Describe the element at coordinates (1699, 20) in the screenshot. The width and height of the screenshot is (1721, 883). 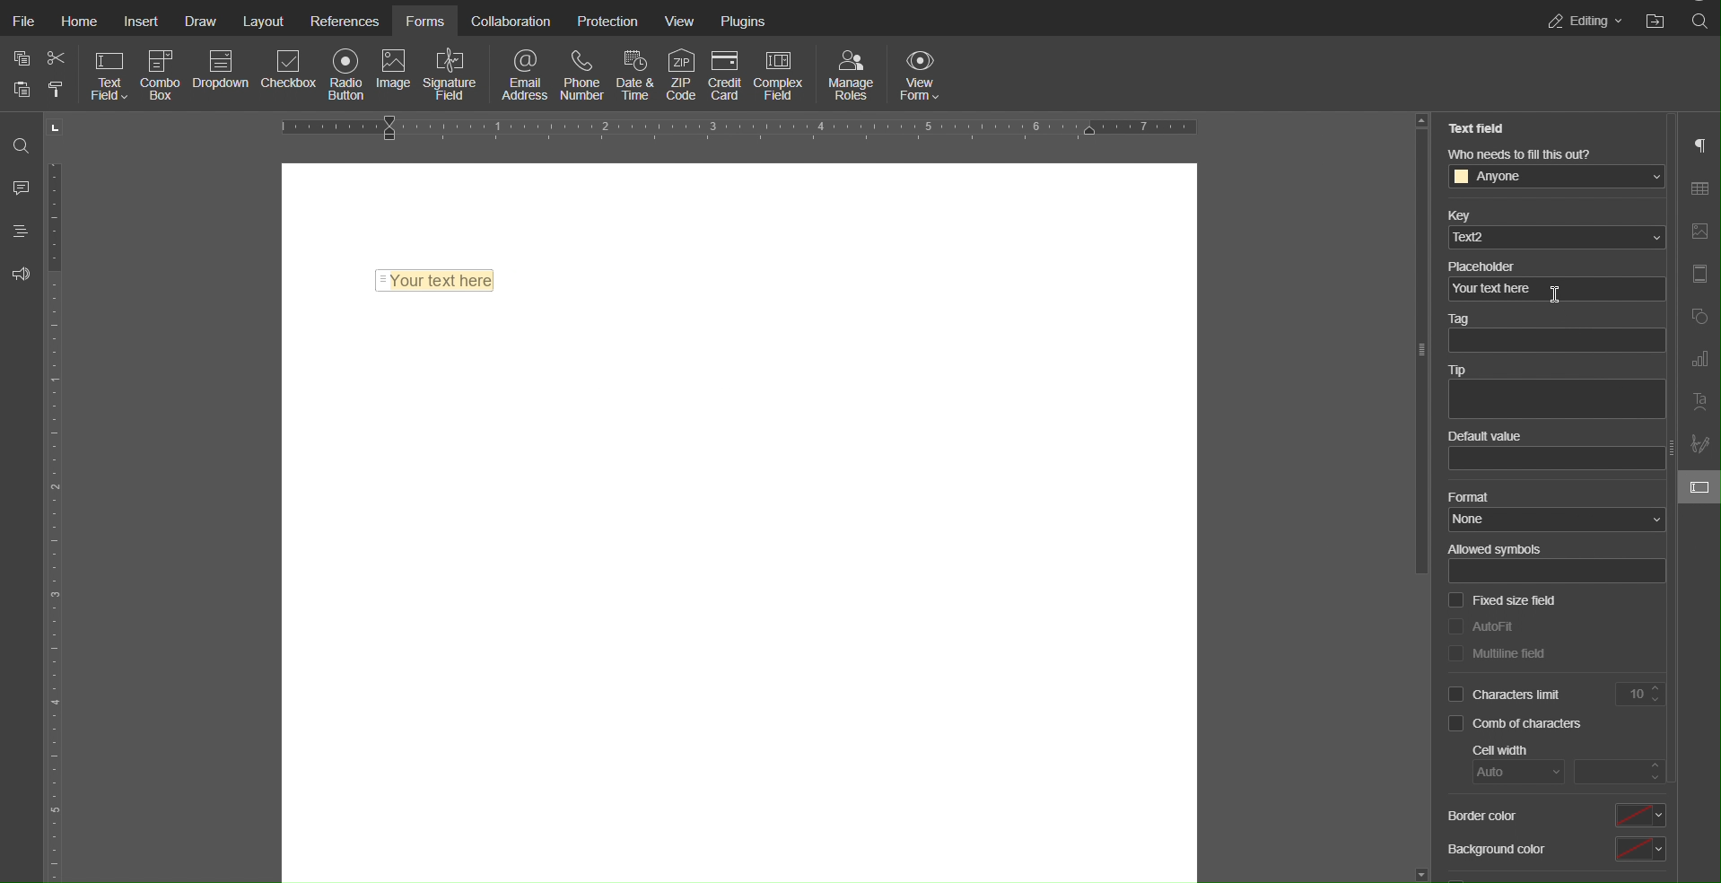
I see `Search` at that location.